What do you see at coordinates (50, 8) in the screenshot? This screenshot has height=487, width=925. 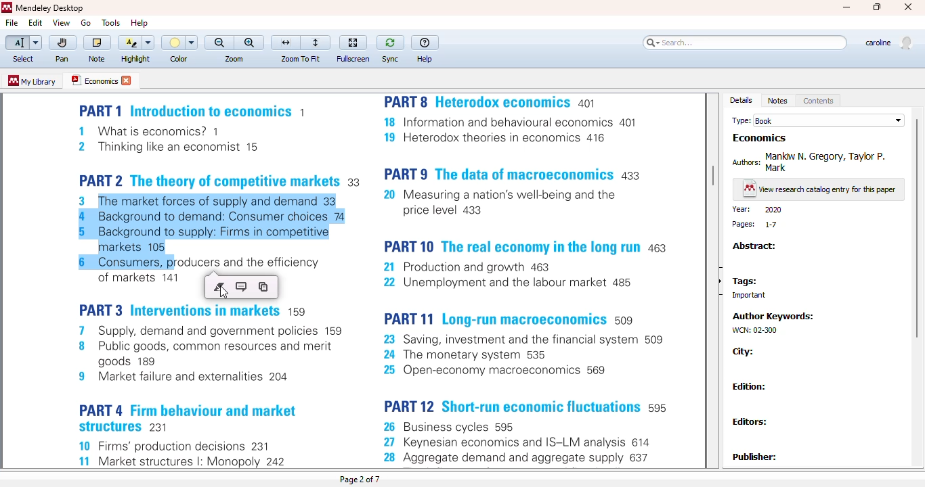 I see `mendeley desktop` at bounding box center [50, 8].